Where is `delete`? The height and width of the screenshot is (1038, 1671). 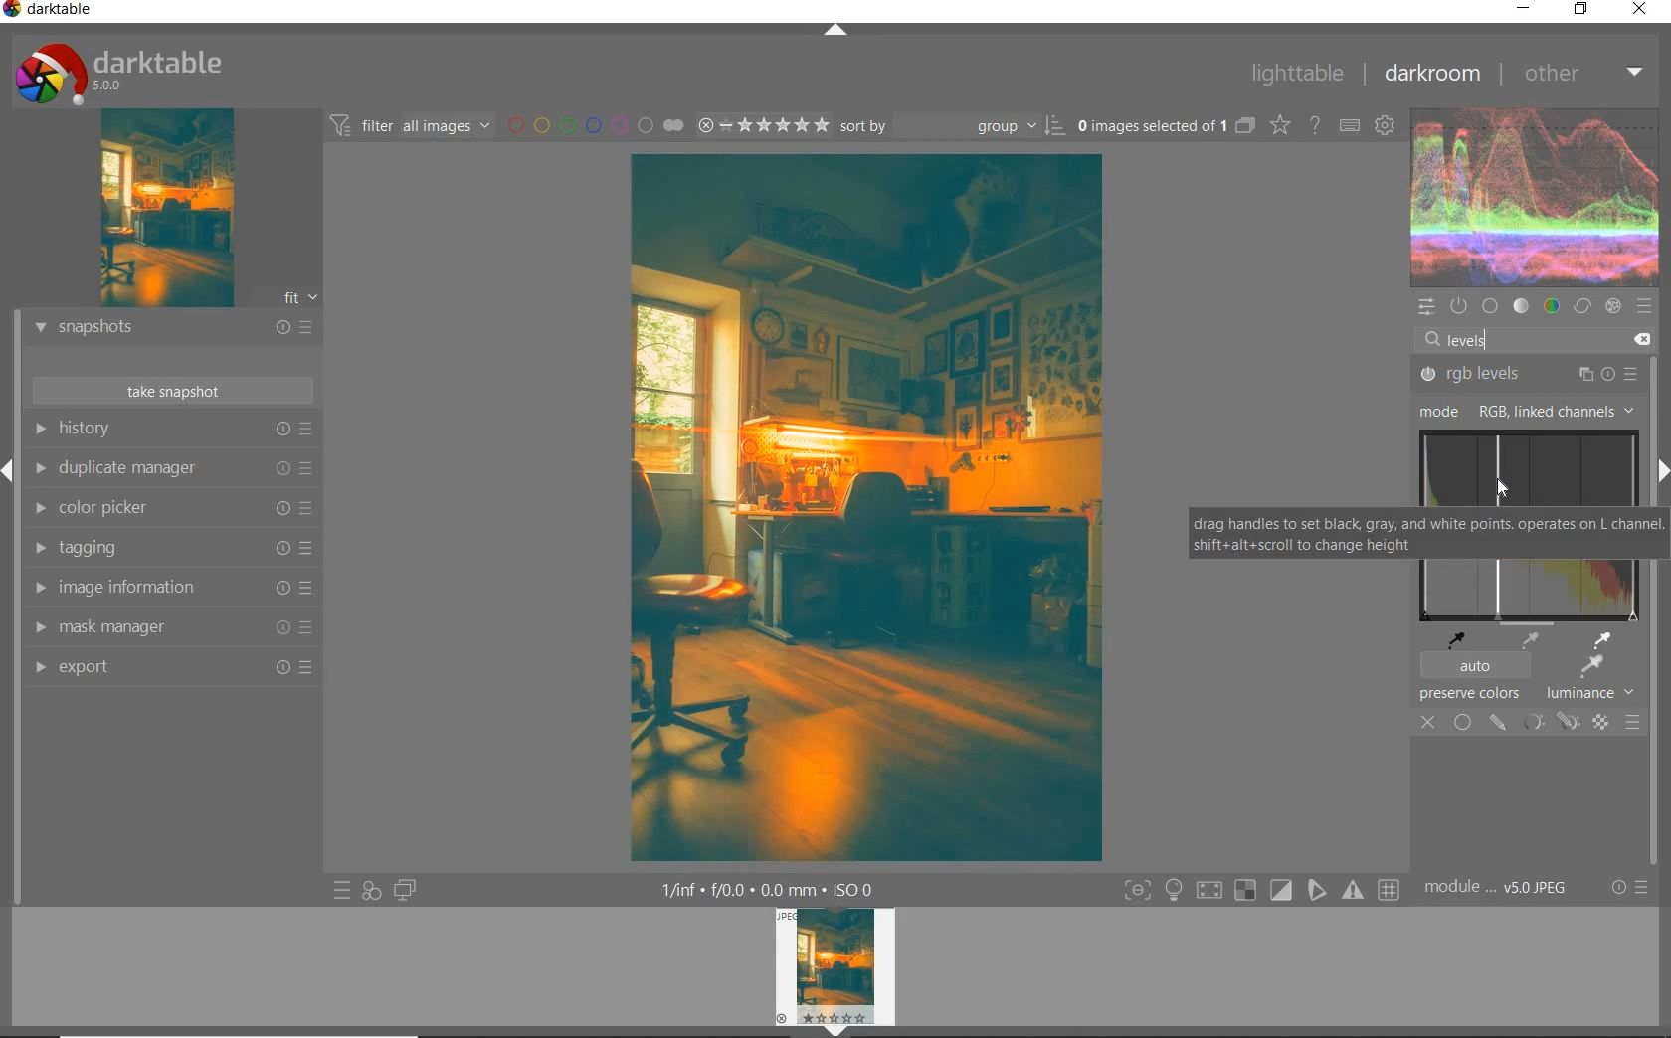 delete is located at coordinates (1643, 340).